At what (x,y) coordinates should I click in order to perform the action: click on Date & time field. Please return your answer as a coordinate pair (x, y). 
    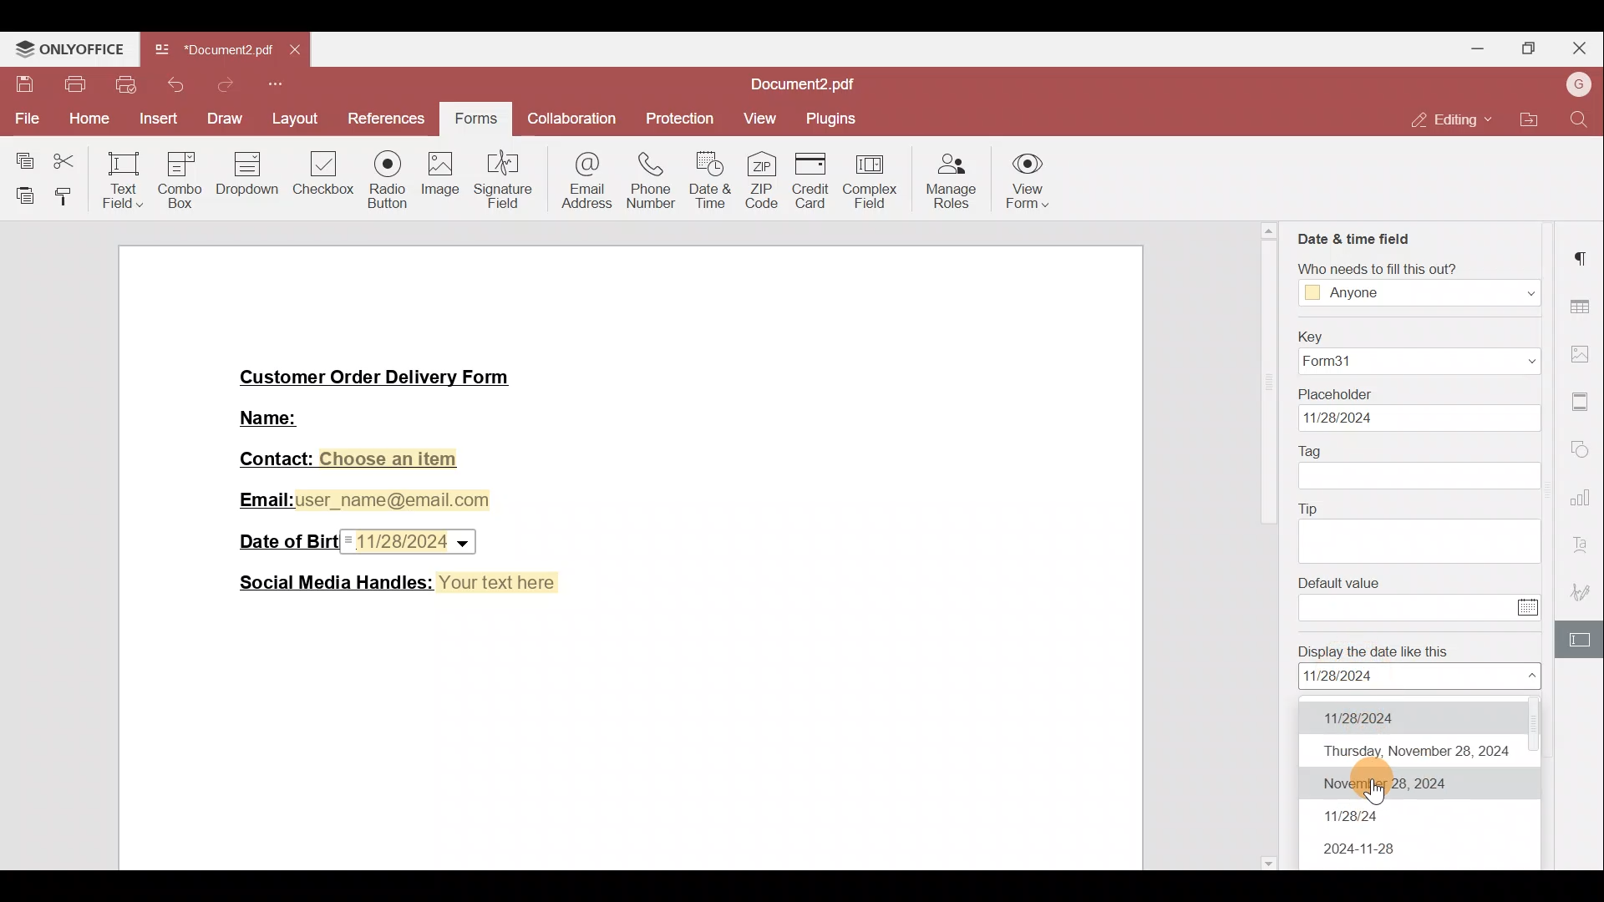
    Looking at the image, I should click on (1356, 238).